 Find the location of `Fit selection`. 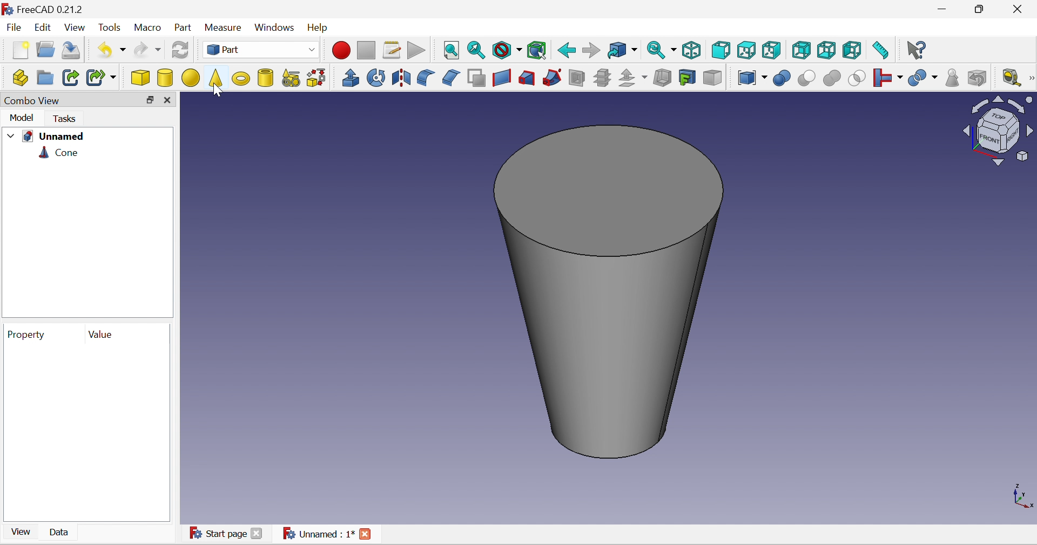

Fit selection is located at coordinates (477, 50).